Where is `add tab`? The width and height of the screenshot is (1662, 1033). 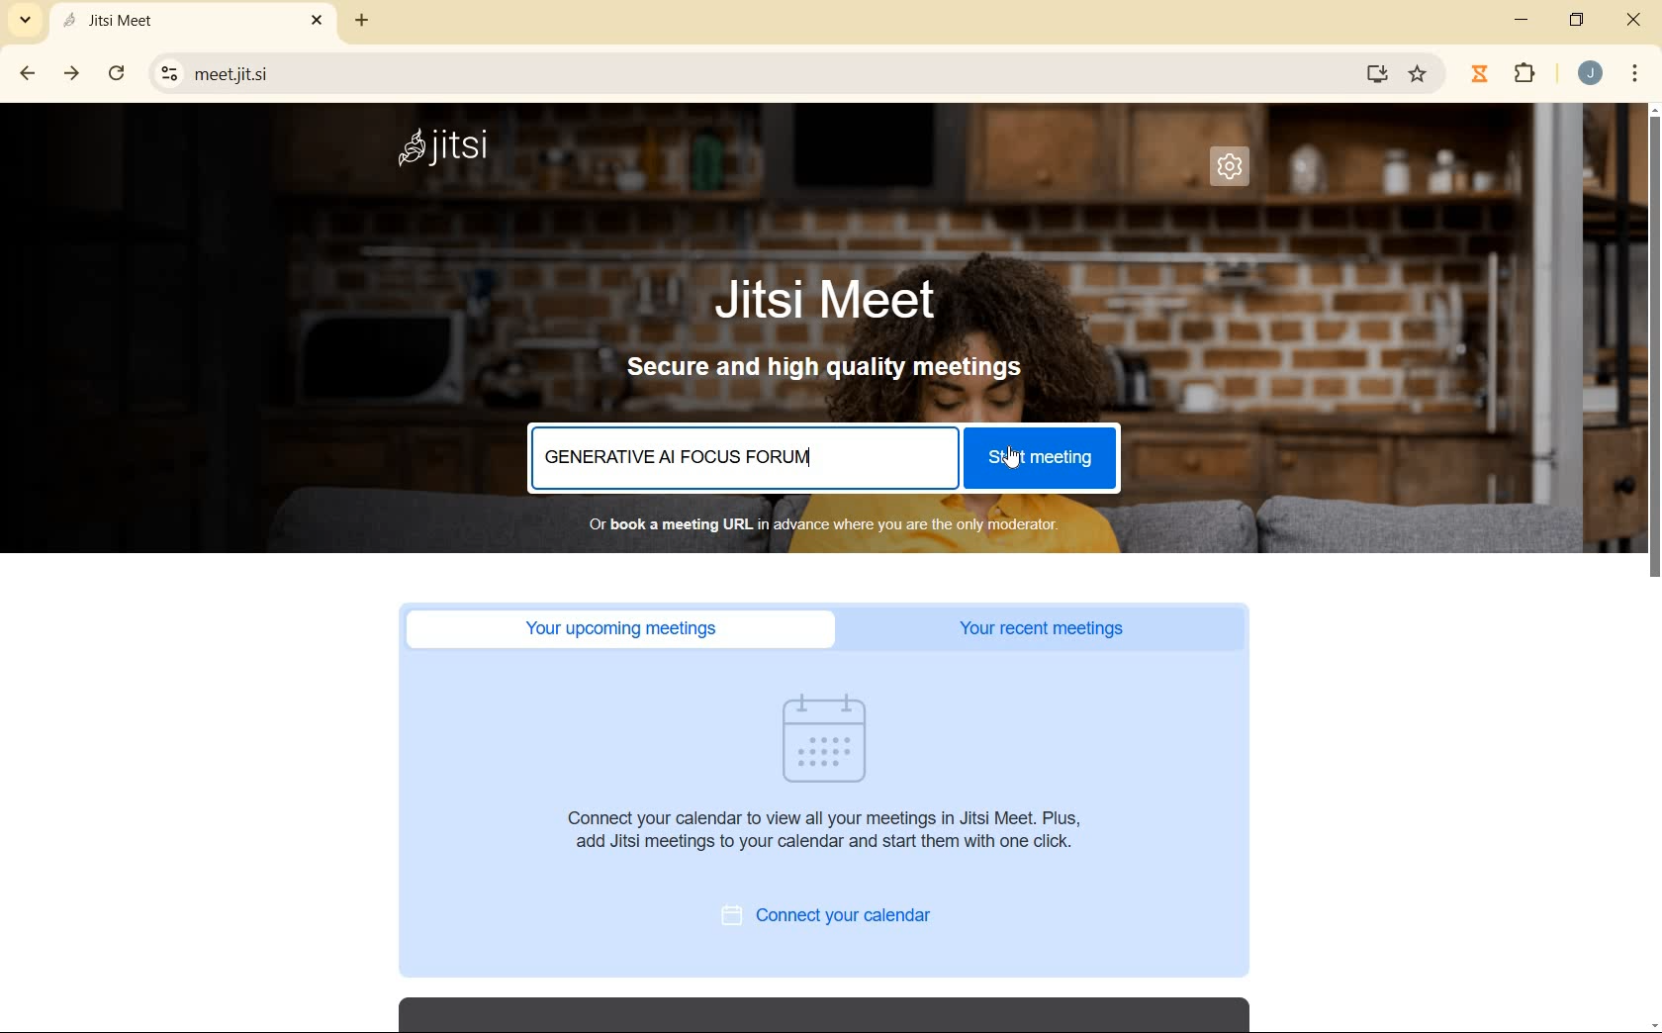
add tab is located at coordinates (361, 24).